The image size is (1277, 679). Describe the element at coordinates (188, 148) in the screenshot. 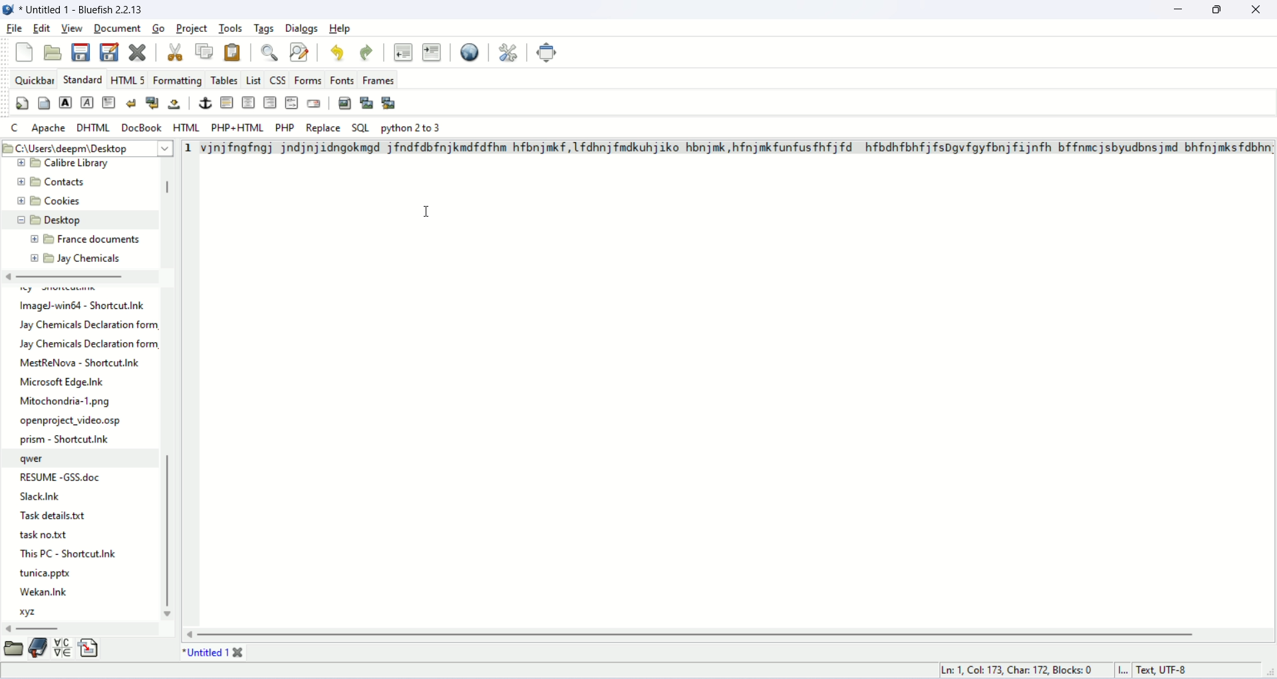

I see `line number` at that location.